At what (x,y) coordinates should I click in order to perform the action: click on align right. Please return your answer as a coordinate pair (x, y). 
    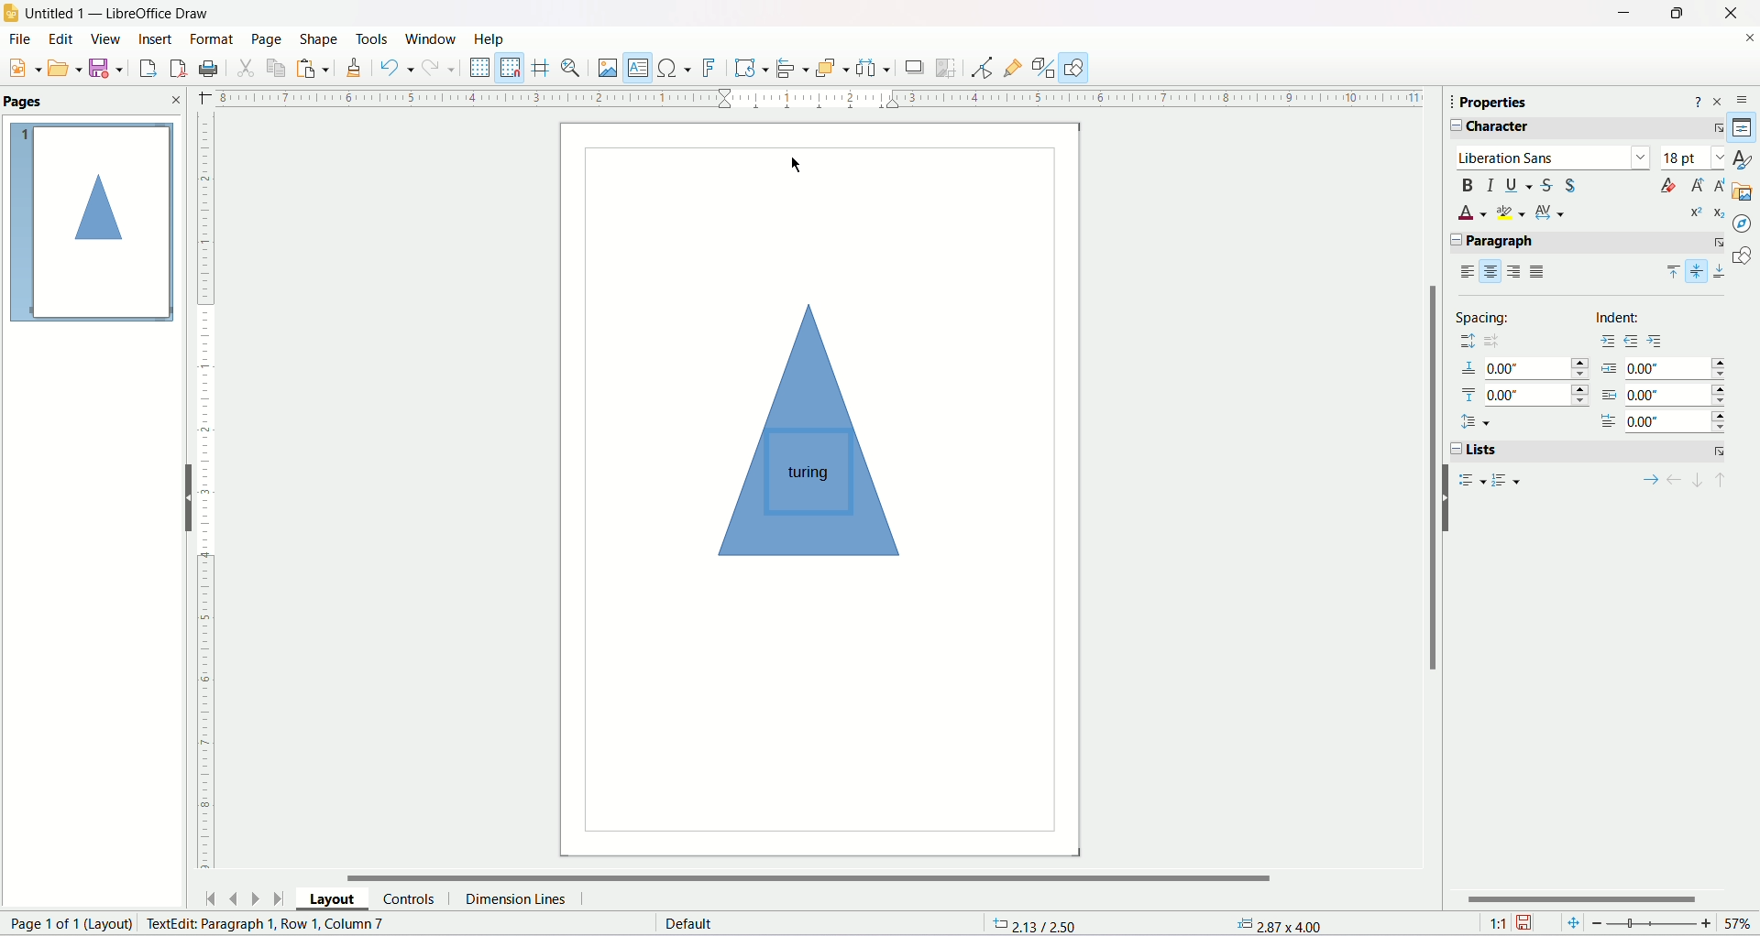
    Looking at the image, I should click on (1516, 271).